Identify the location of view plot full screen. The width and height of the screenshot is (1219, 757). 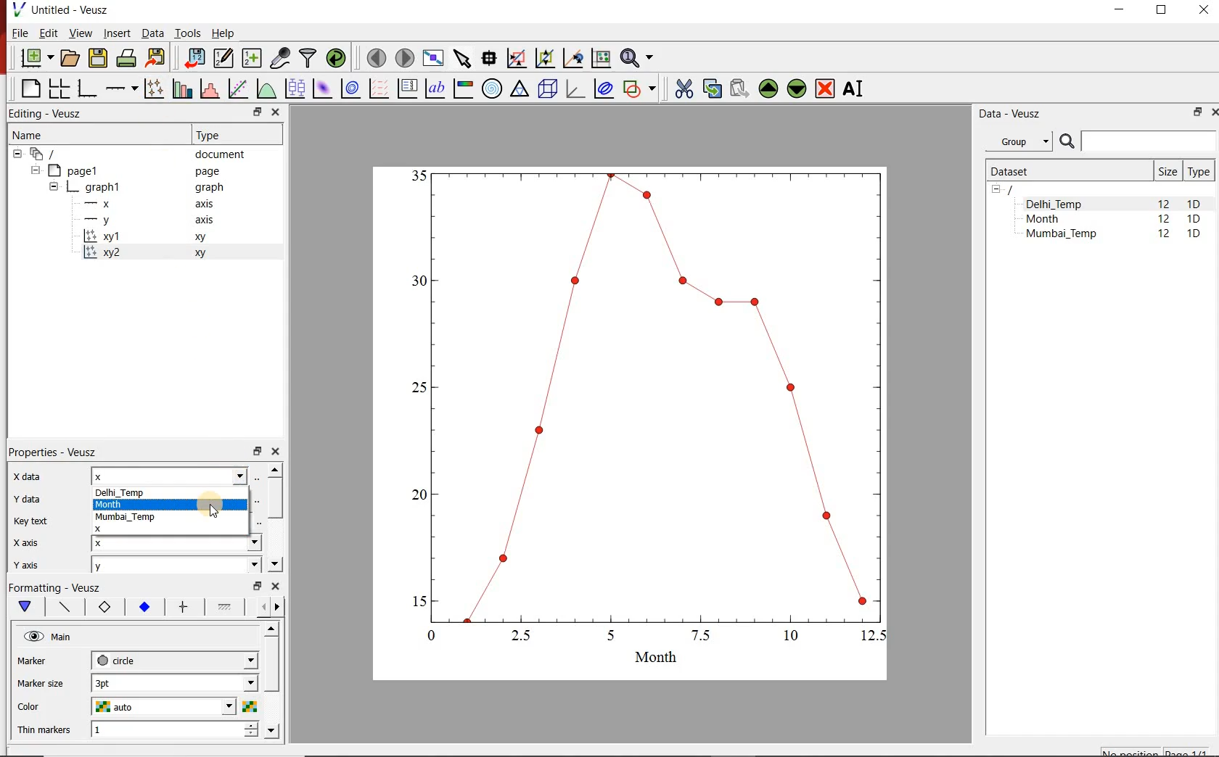
(433, 59).